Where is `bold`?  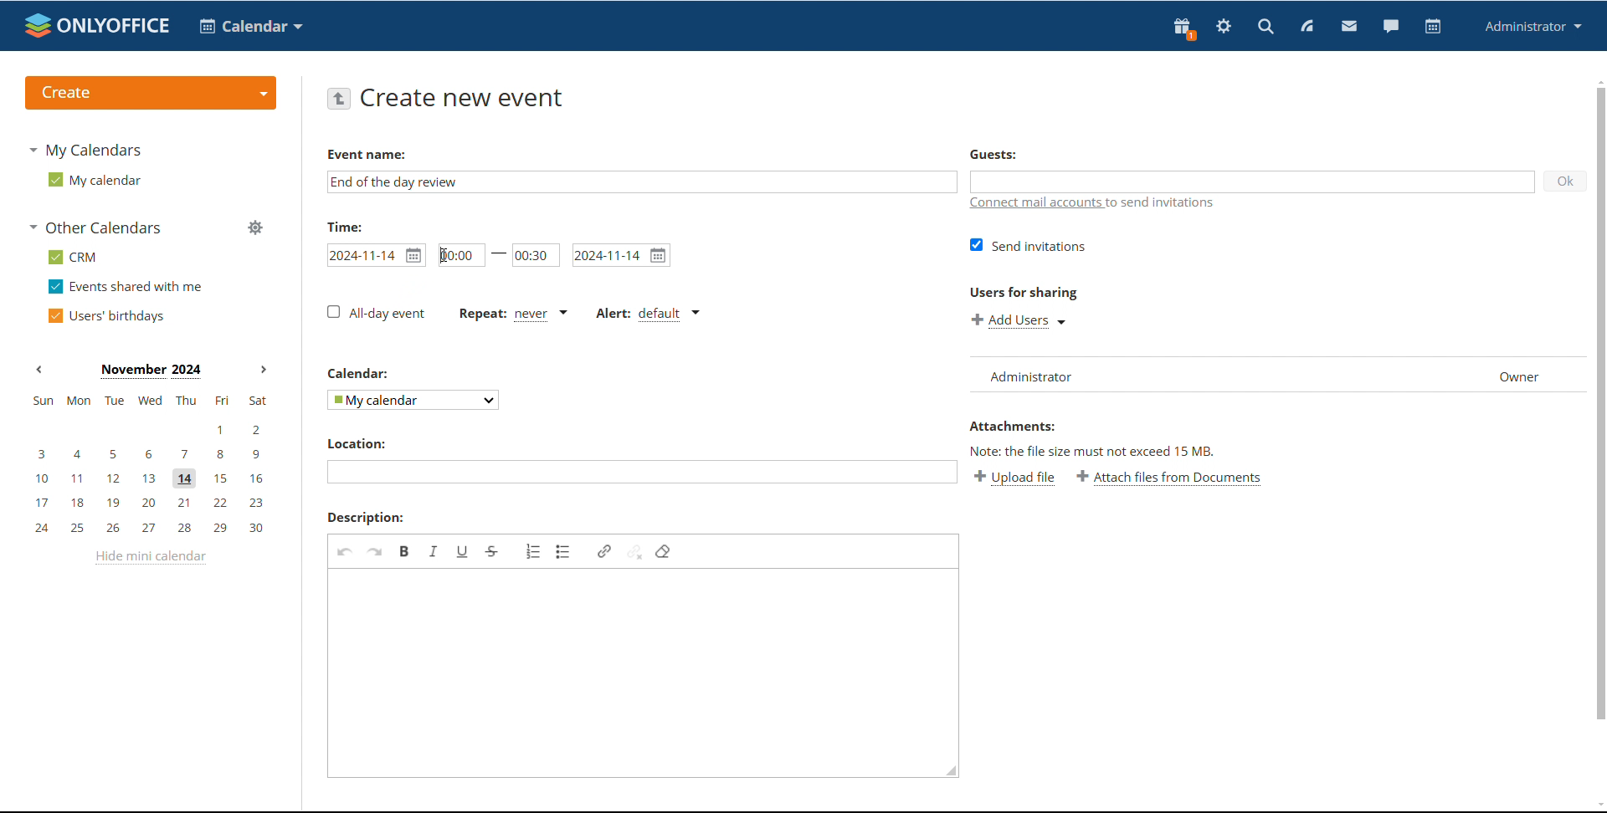
bold is located at coordinates (405, 550).